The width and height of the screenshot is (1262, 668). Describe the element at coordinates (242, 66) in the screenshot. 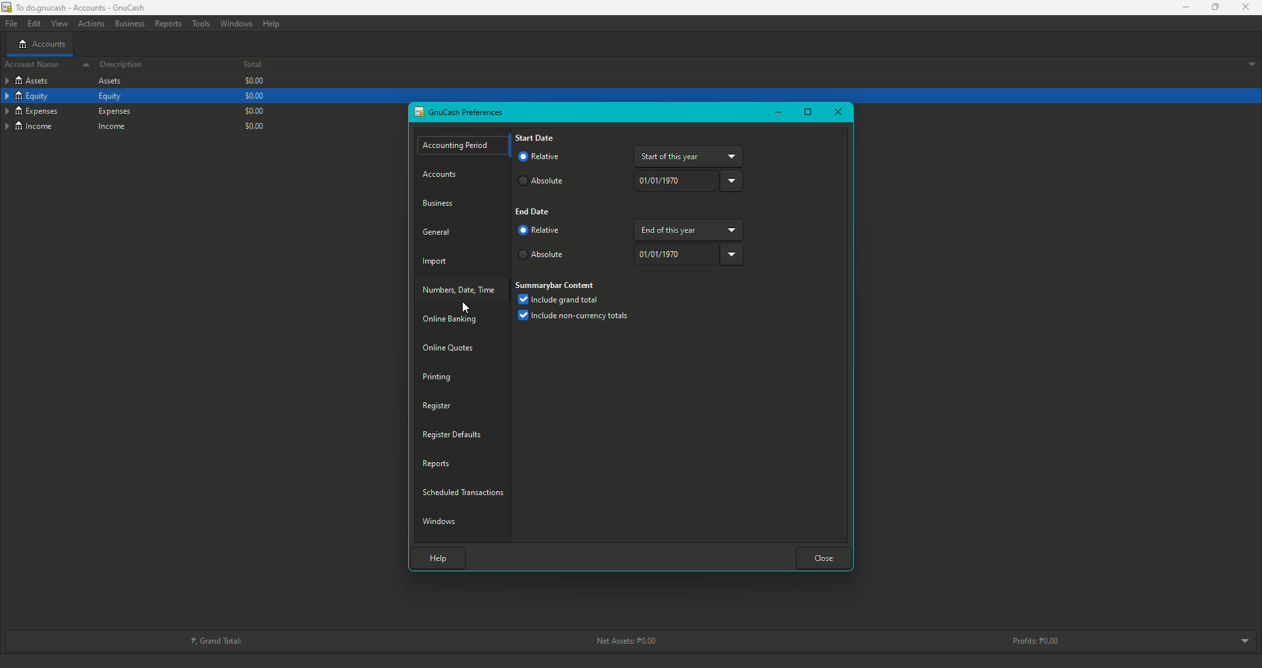

I see `Total` at that location.